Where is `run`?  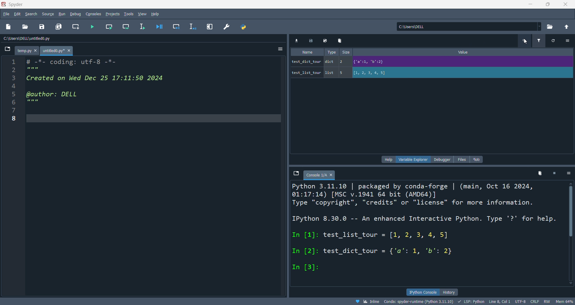 run is located at coordinates (62, 13).